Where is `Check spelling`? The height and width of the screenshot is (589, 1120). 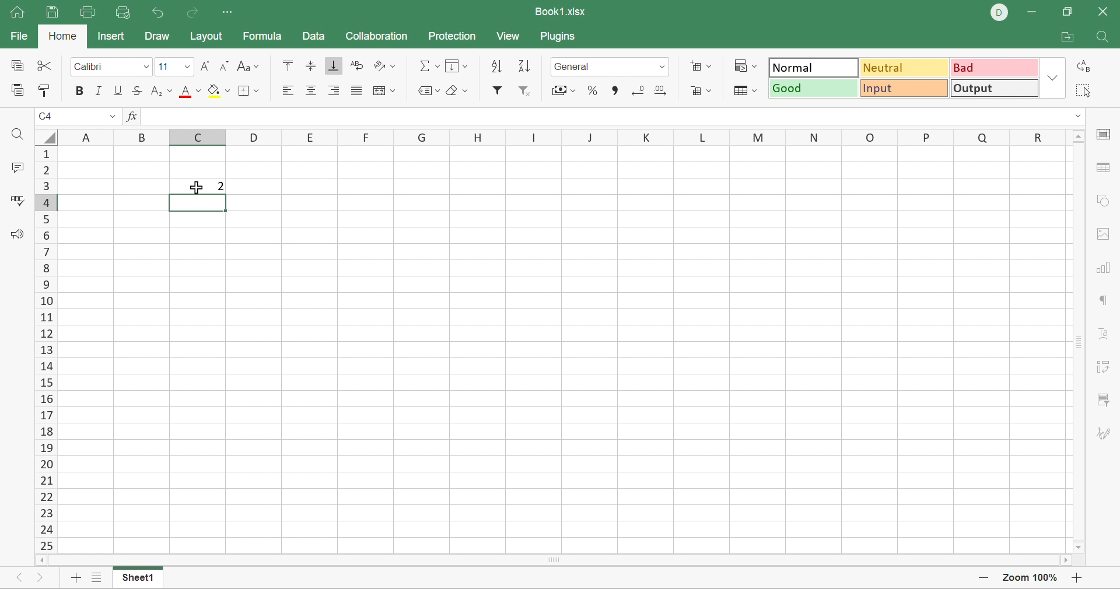 Check spelling is located at coordinates (15, 201).